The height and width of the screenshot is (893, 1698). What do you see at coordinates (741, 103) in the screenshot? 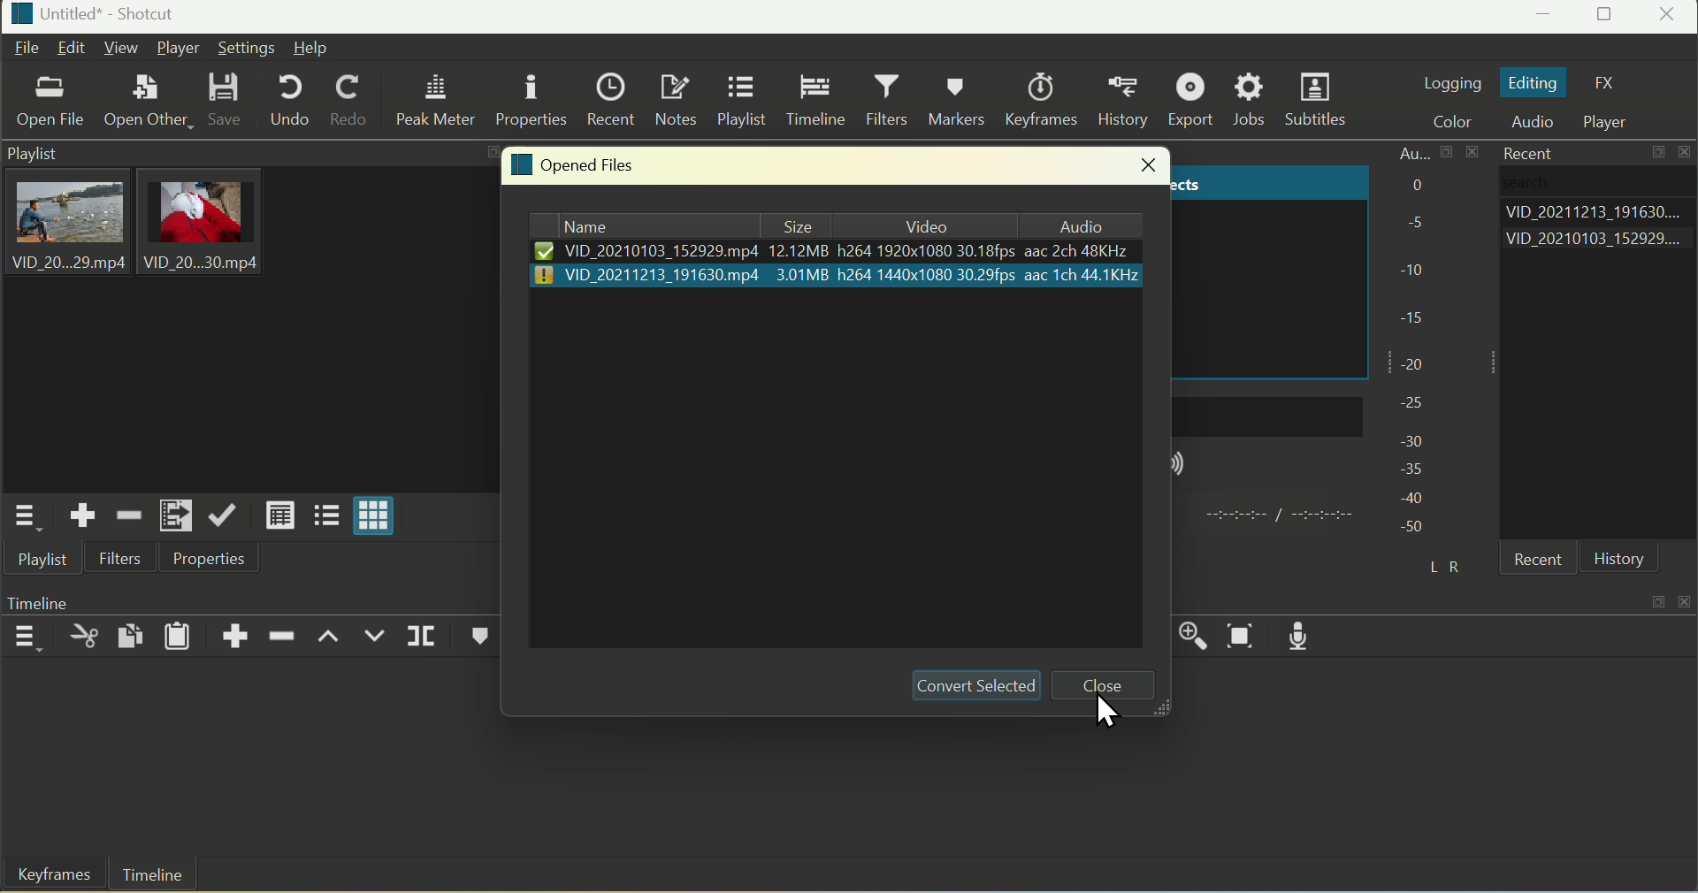
I see `Playlist` at bounding box center [741, 103].